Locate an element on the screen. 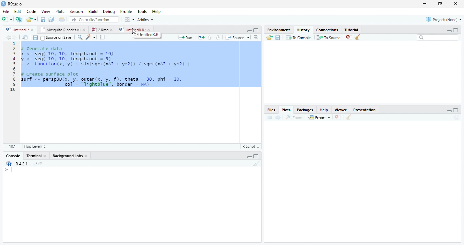  Refresh current plot is located at coordinates (458, 117).